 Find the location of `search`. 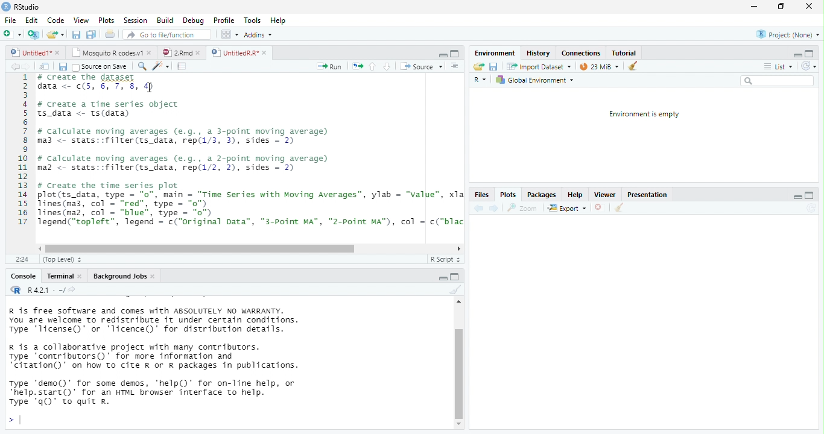

search is located at coordinates (777, 81).